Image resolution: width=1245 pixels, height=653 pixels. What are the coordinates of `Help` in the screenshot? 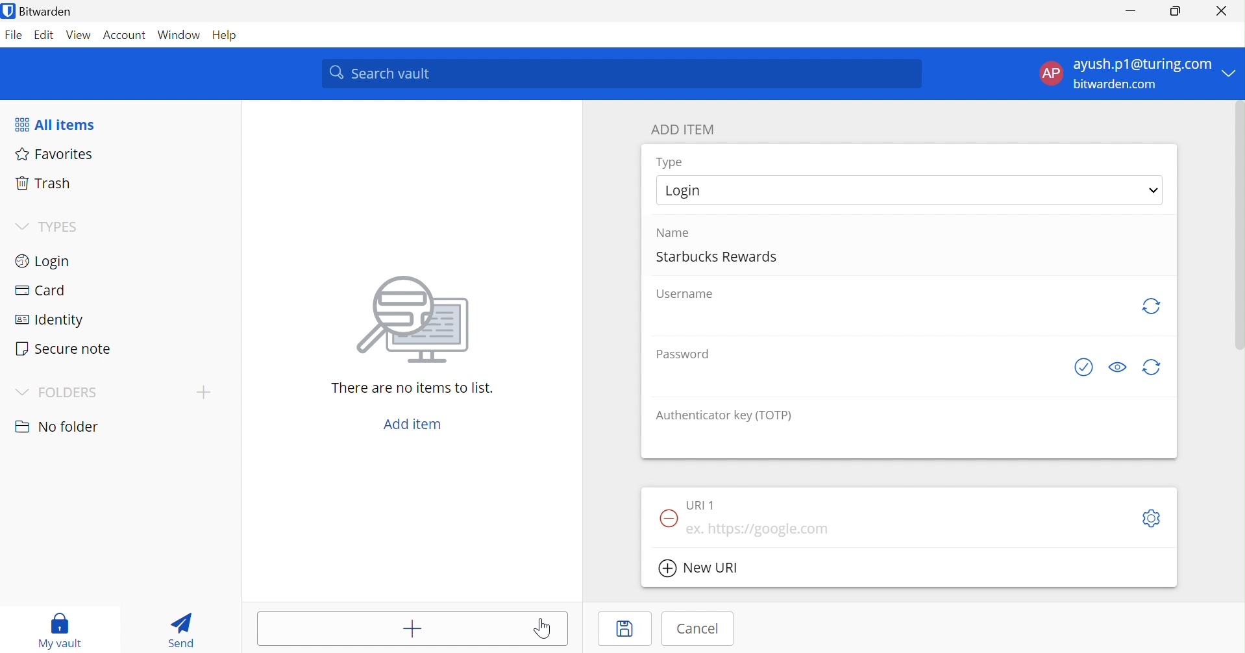 It's located at (230, 36).